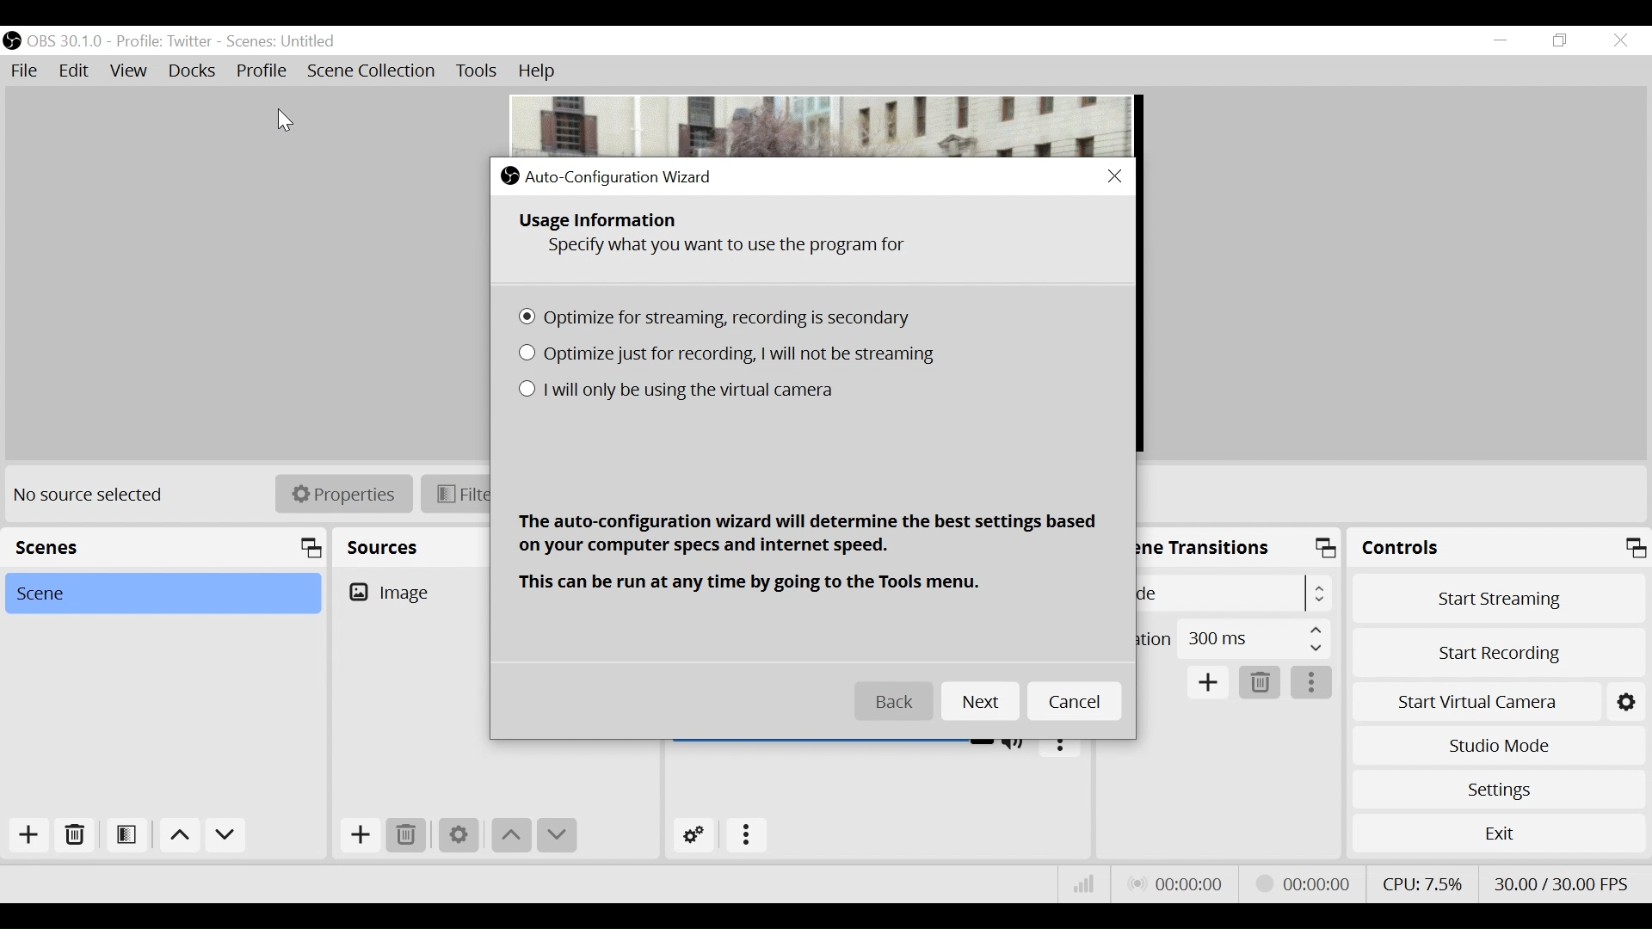 This screenshot has height=929, width=1652. What do you see at coordinates (1018, 741) in the screenshot?
I see `(un)mute` at bounding box center [1018, 741].